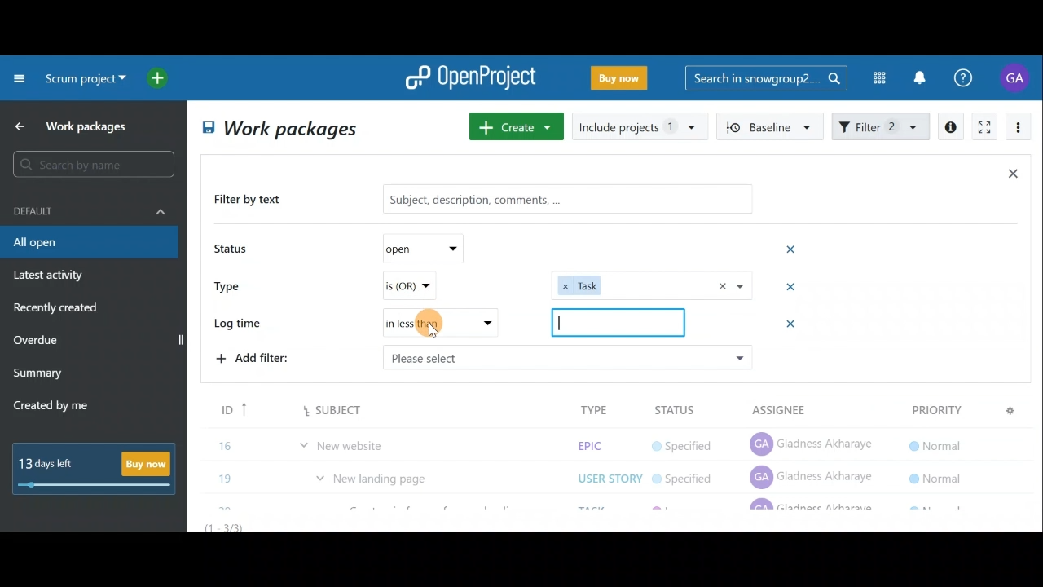  I want to click on Log, so click(416, 320).